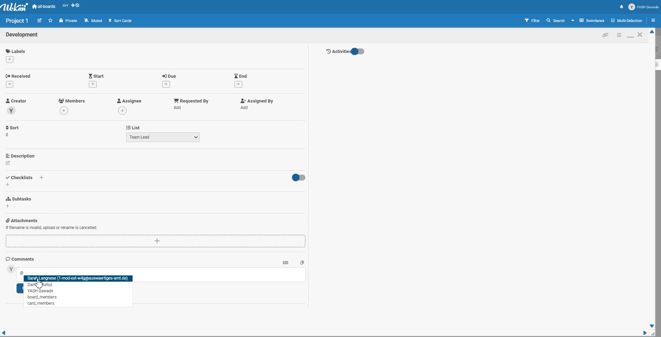  Describe the element at coordinates (588, 20) in the screenshot. I see `Board View` at that location.